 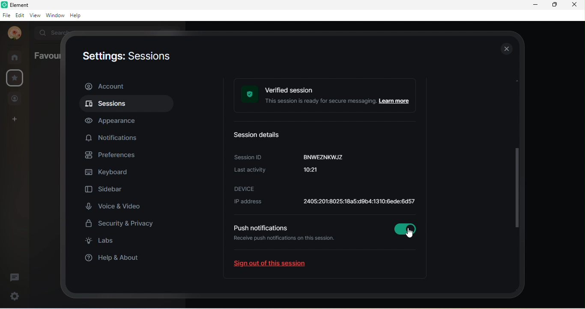 What do you see at coordinates (125, 105) in the screenshot?
I see `sessions` at bounding box center [125, 105].